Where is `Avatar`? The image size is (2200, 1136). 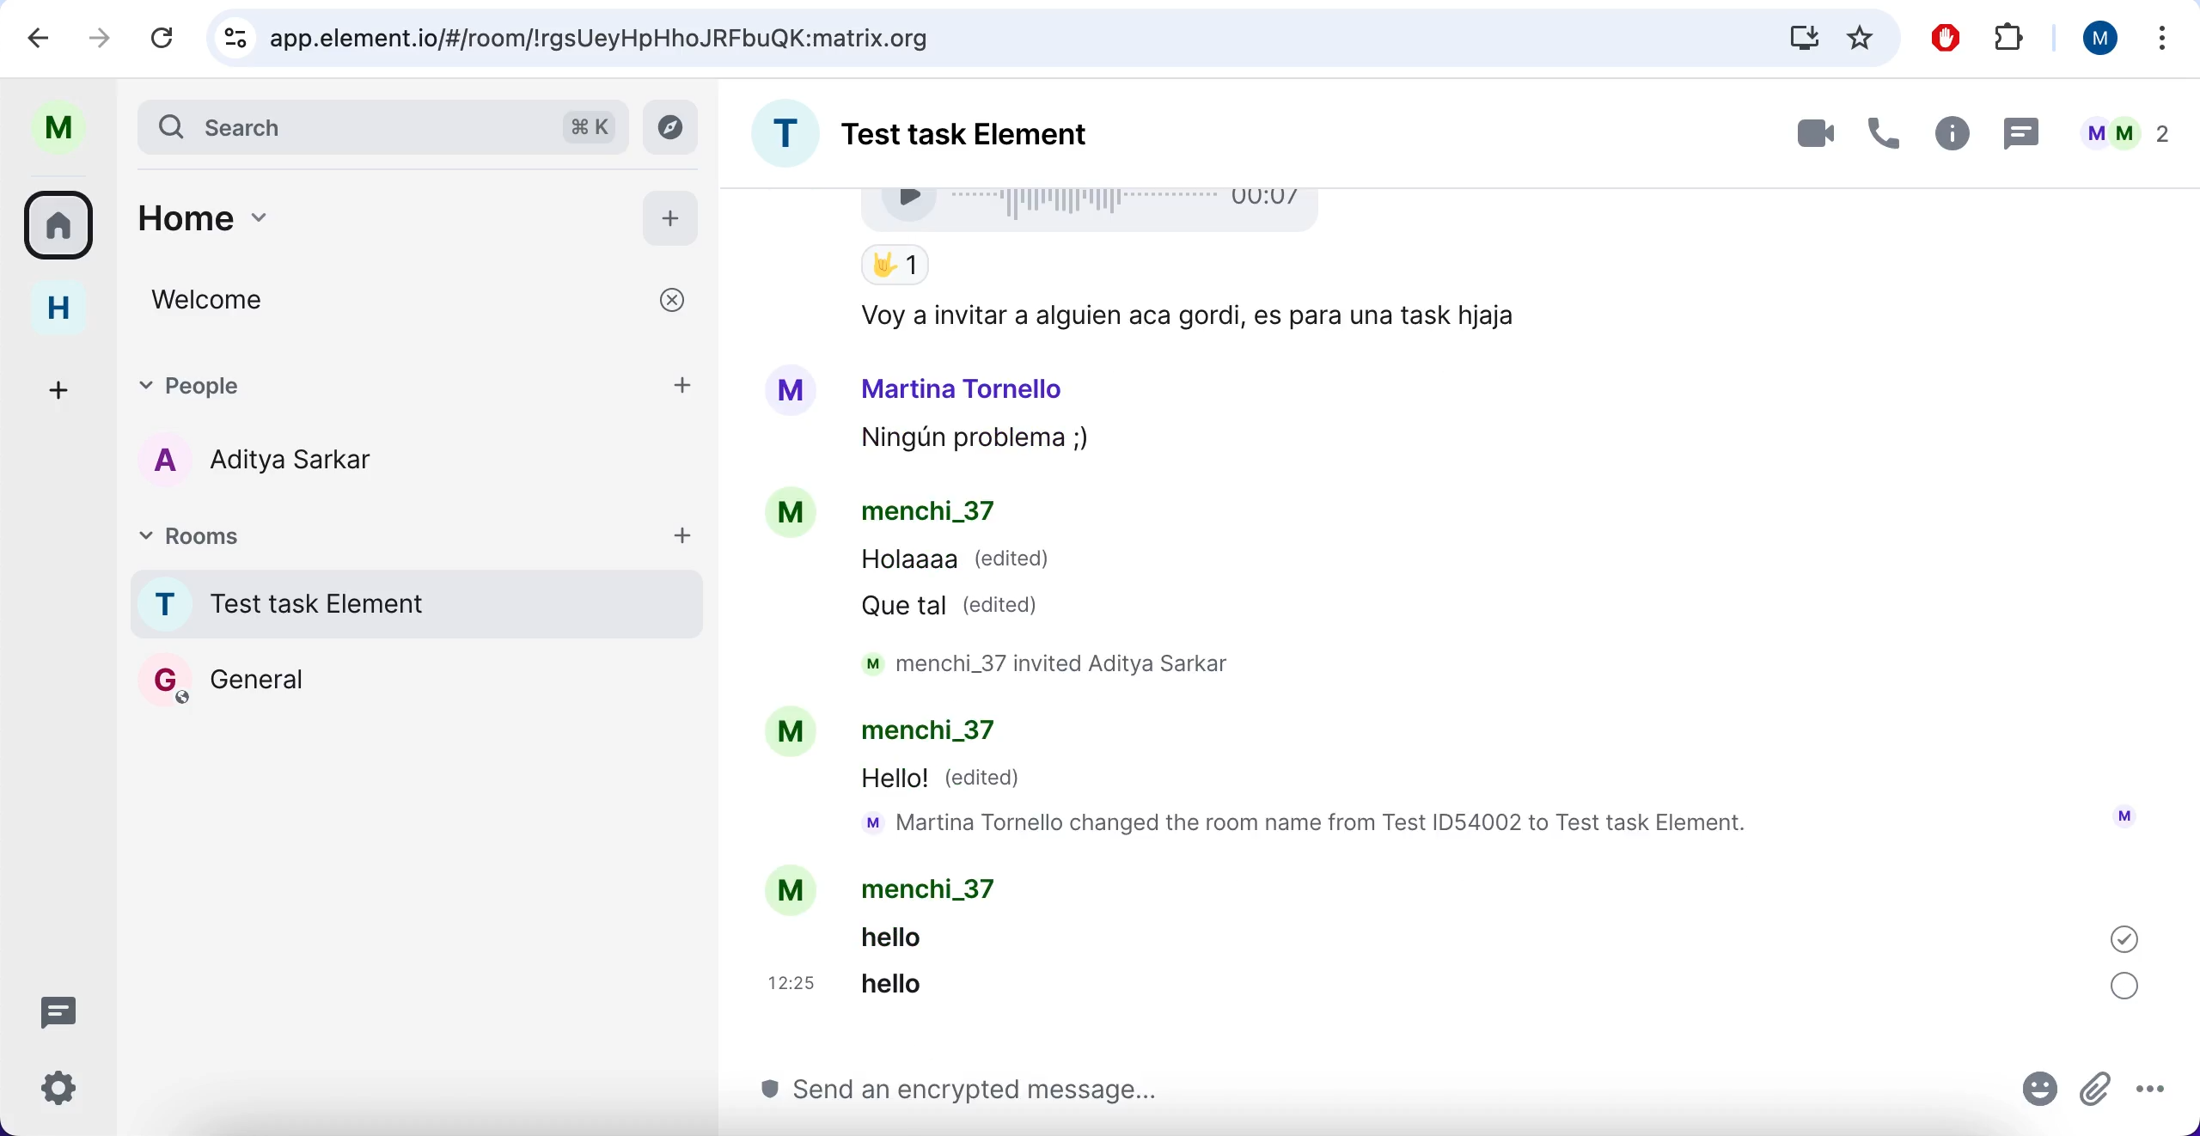
Avatar is located at coordinates (794, 512).